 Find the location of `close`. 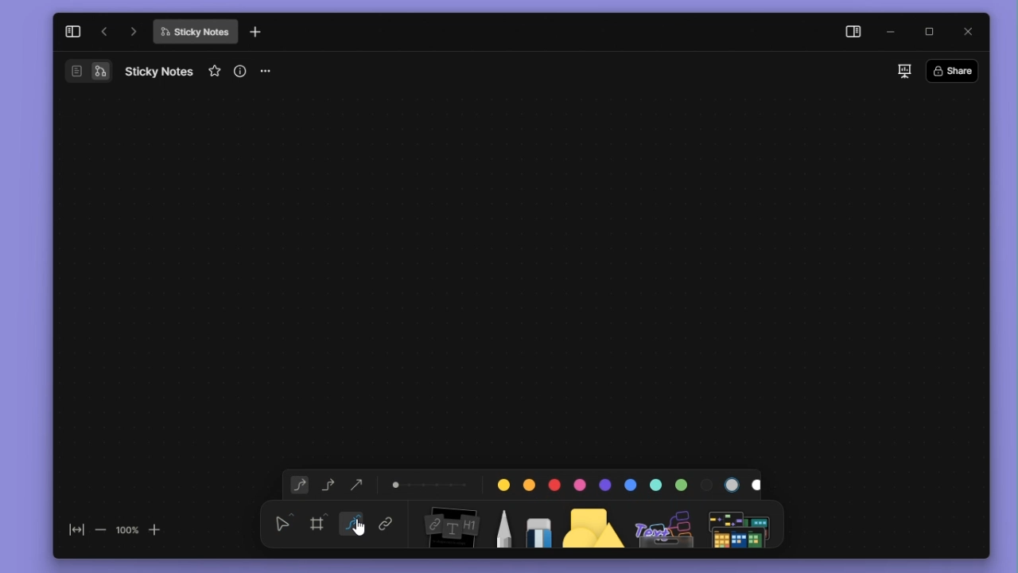

close is located at coordinates (973, 32).